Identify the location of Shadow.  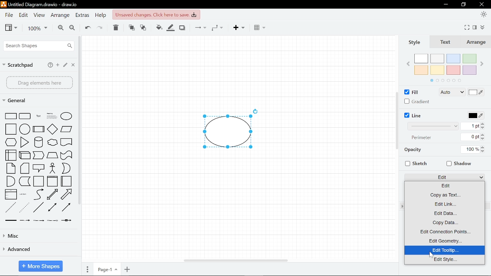
(182, 28).